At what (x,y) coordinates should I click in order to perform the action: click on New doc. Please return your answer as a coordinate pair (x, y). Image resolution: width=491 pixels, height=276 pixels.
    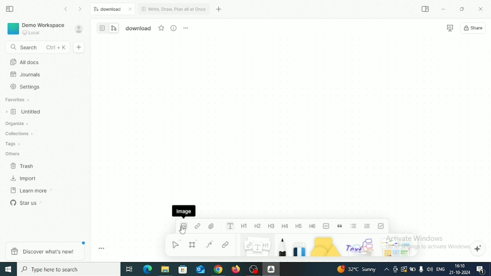
    Looking at the image, I should click on (80, 48).